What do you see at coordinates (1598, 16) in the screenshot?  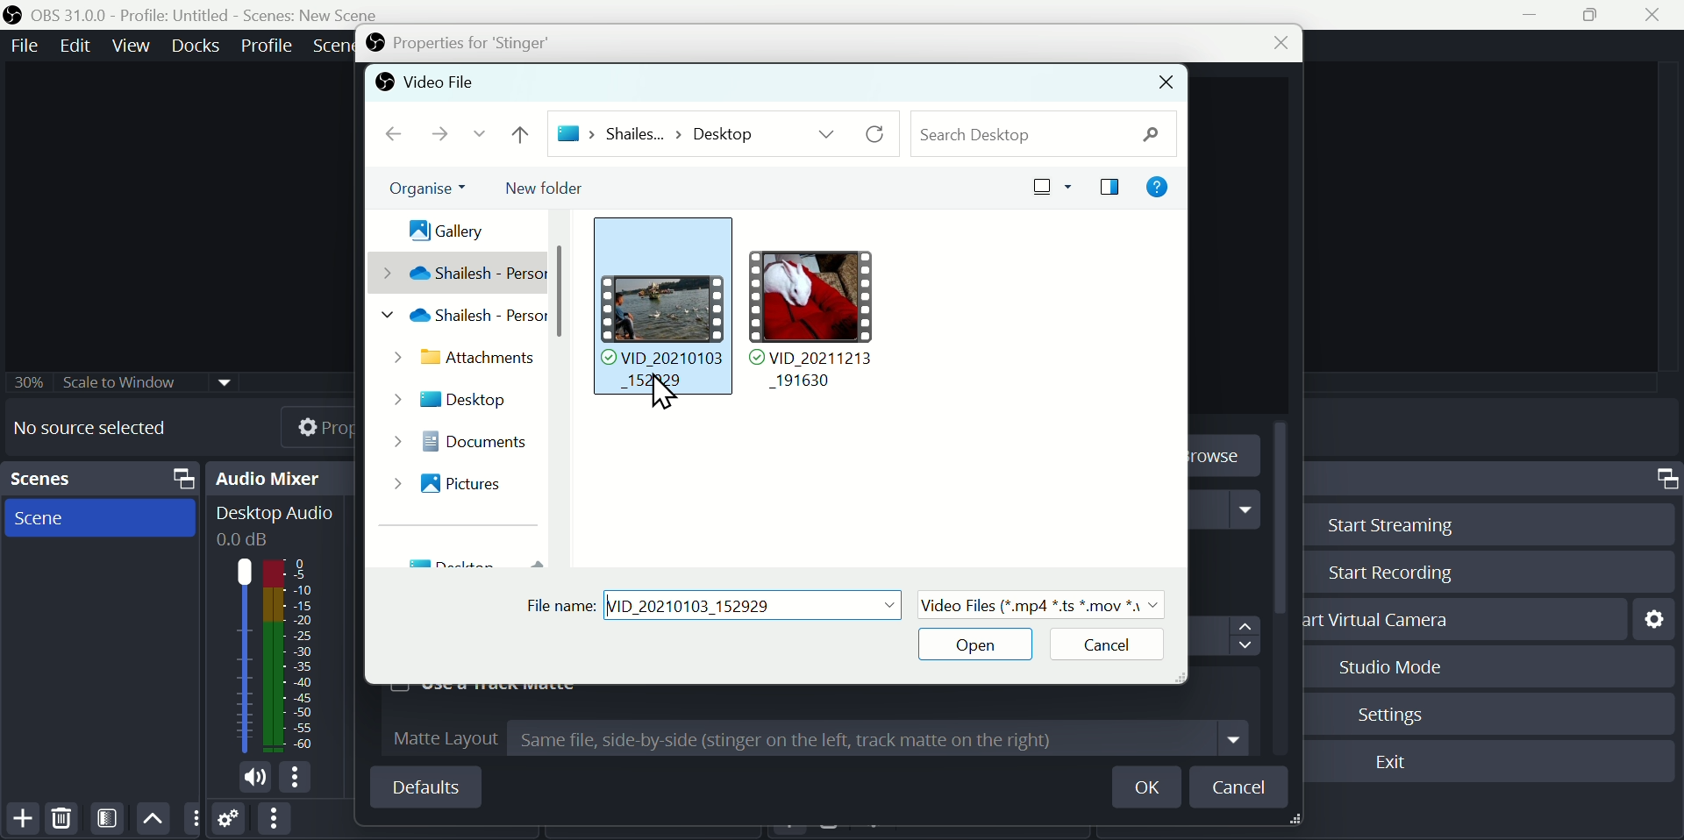 I see `Maximise` at bounding box center [1598, 16].